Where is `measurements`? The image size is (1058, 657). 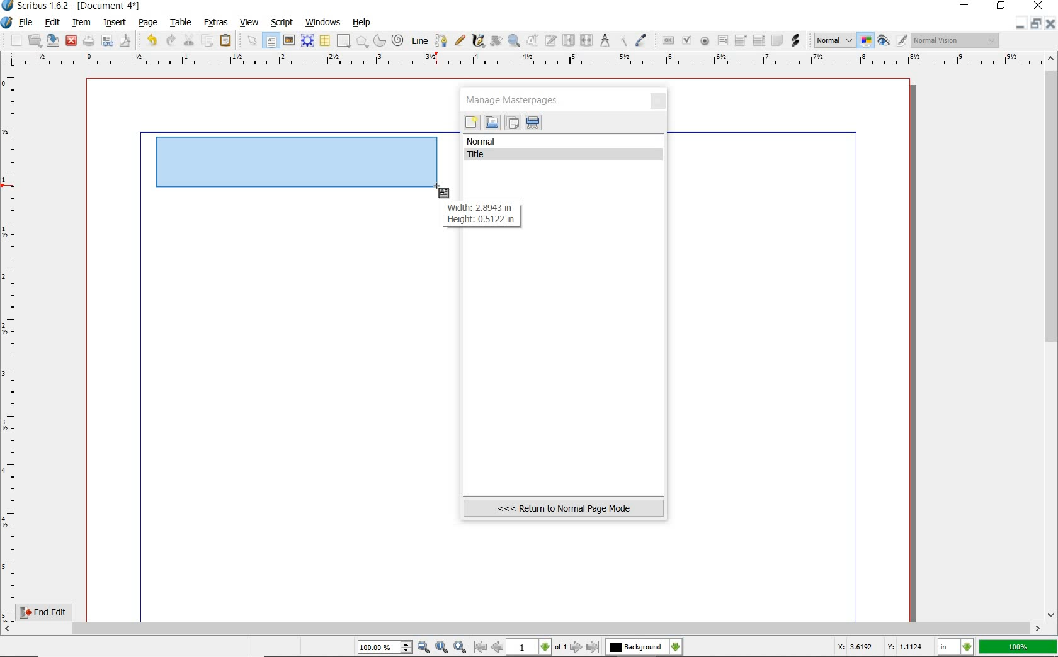 measurements is located at coordinates (605, 41).